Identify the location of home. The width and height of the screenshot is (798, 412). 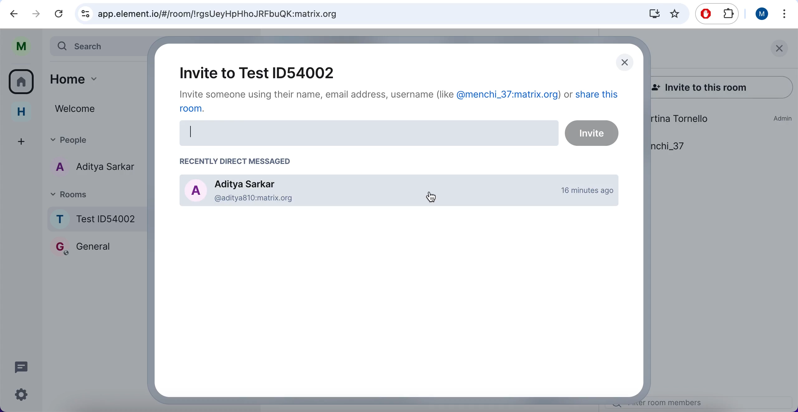
(22, 112).